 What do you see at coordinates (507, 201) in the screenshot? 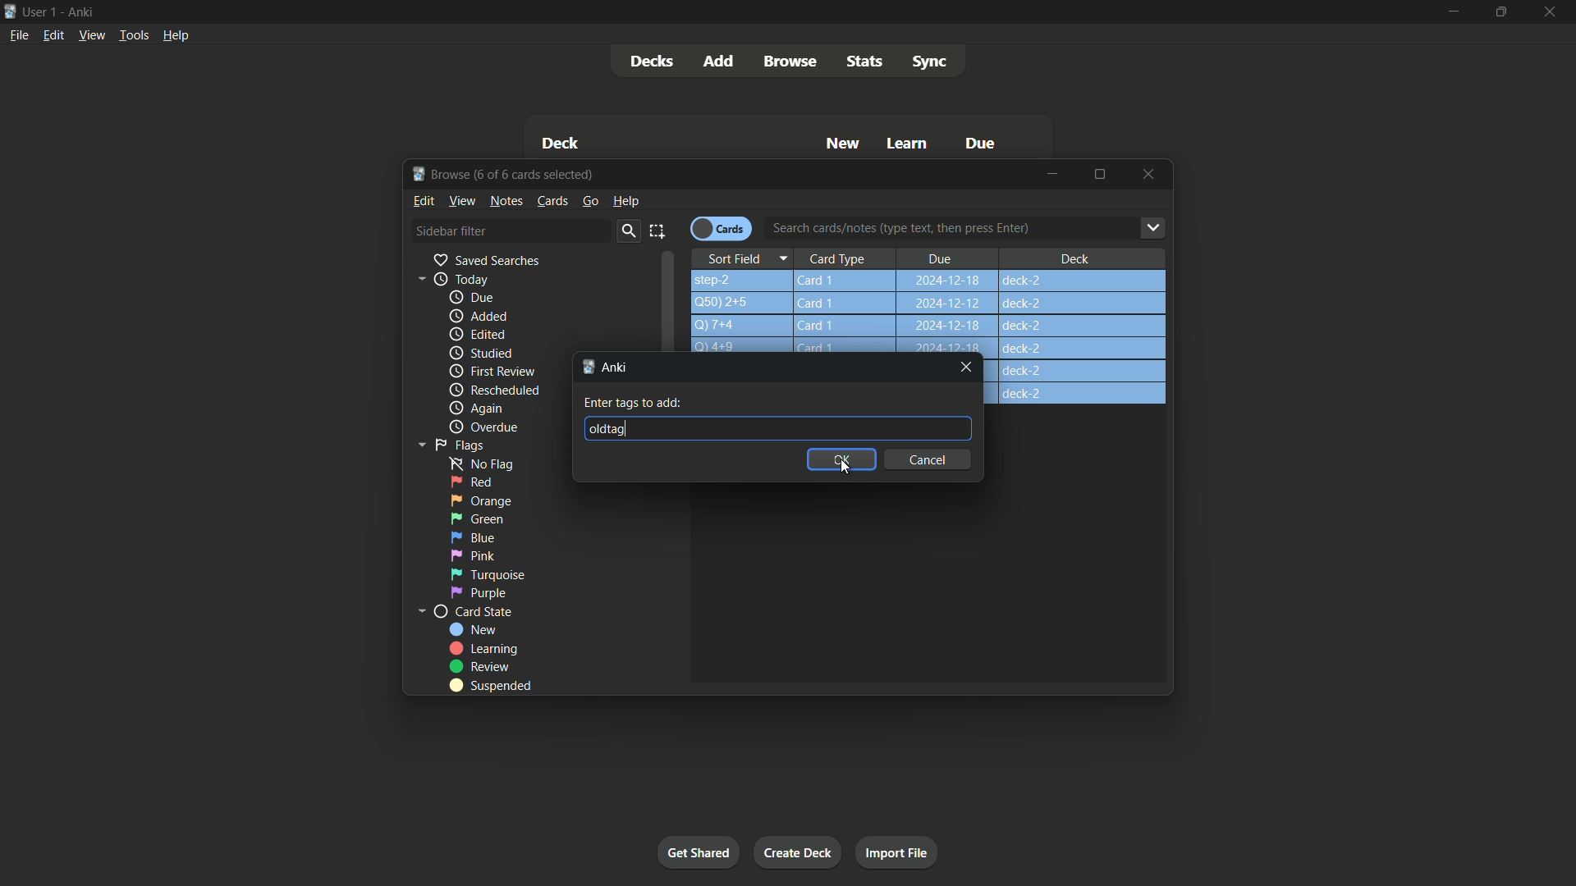
I see `Notes` at bounding box center [507, 201].